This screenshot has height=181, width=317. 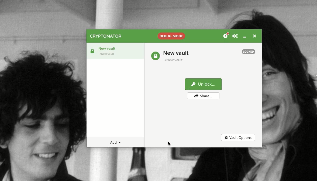 I want to click on New vault ~/New vault, so click(x=178, y=56).